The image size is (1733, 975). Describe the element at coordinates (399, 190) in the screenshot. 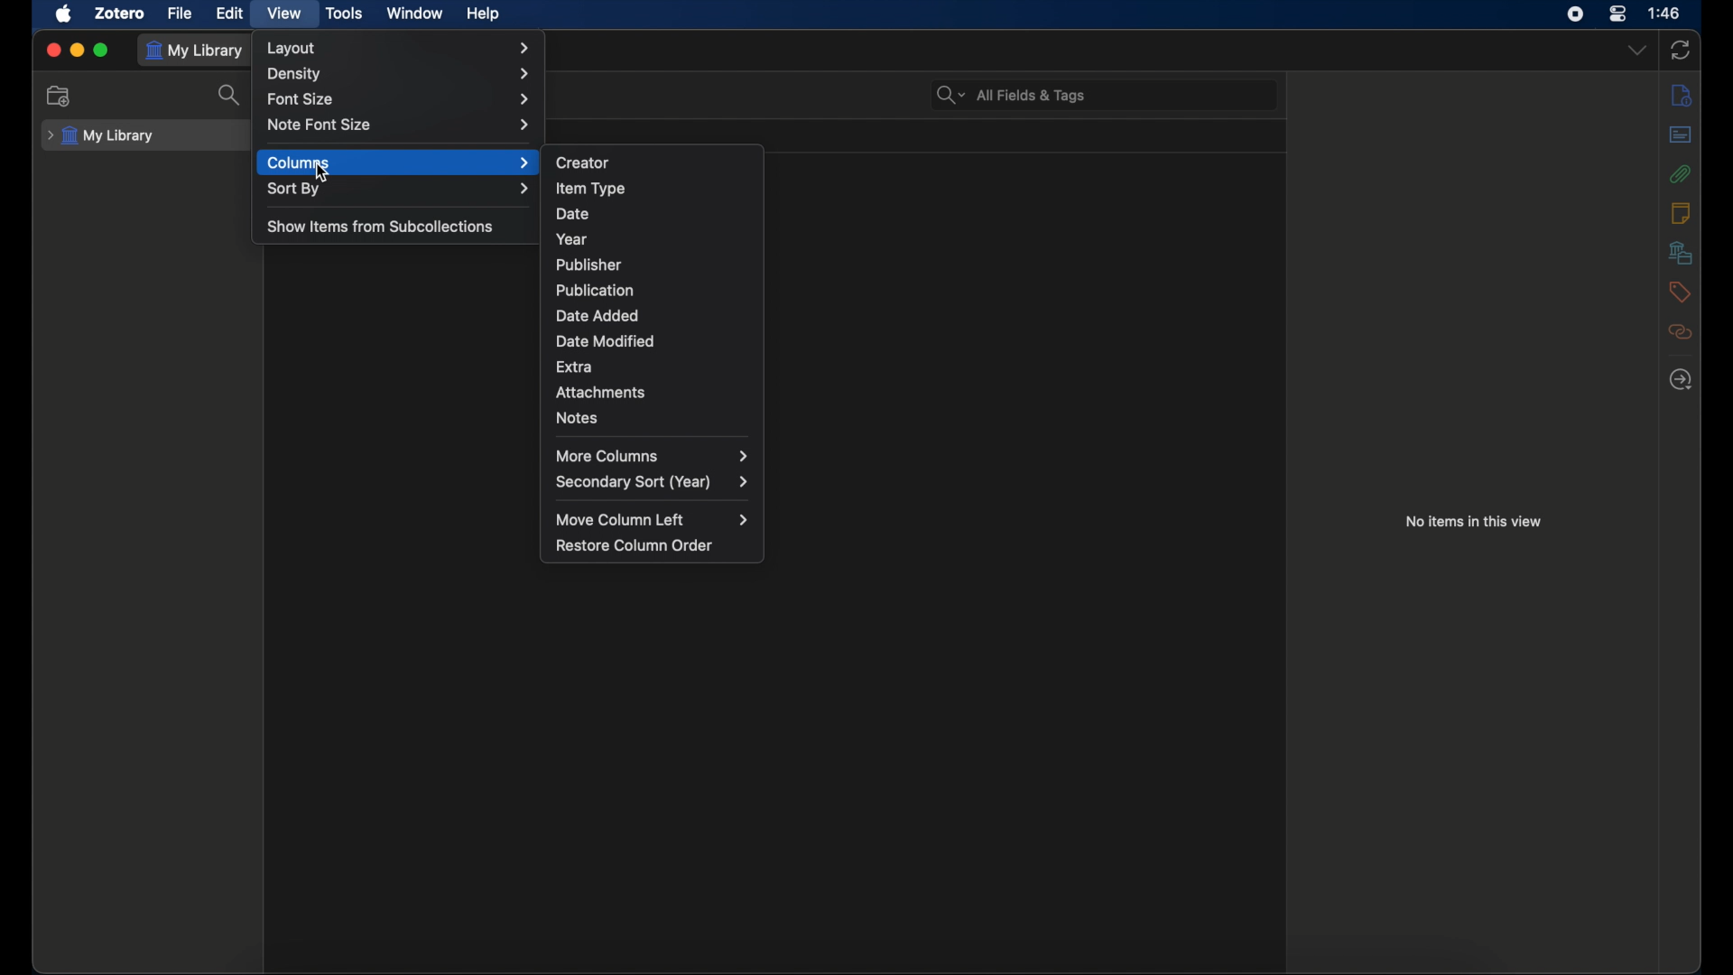

I see `sort by` at that location.